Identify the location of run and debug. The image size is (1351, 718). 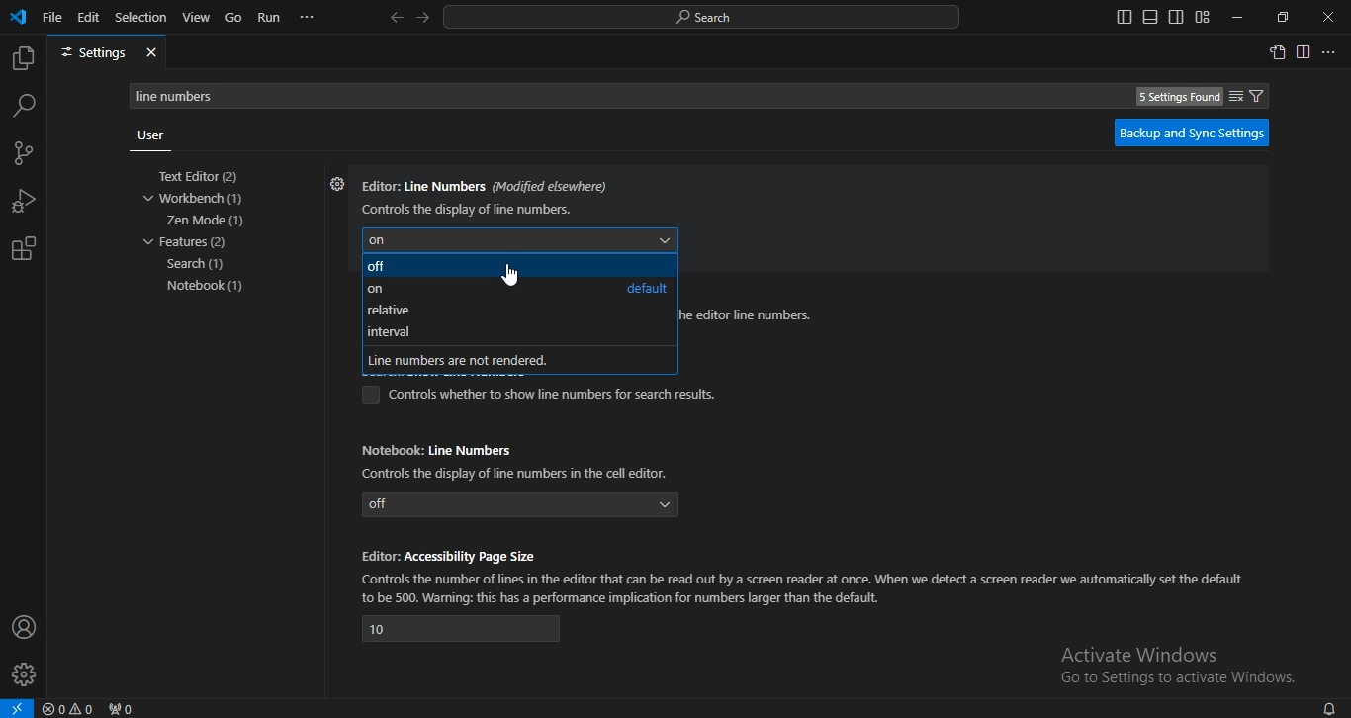
(24, 204).